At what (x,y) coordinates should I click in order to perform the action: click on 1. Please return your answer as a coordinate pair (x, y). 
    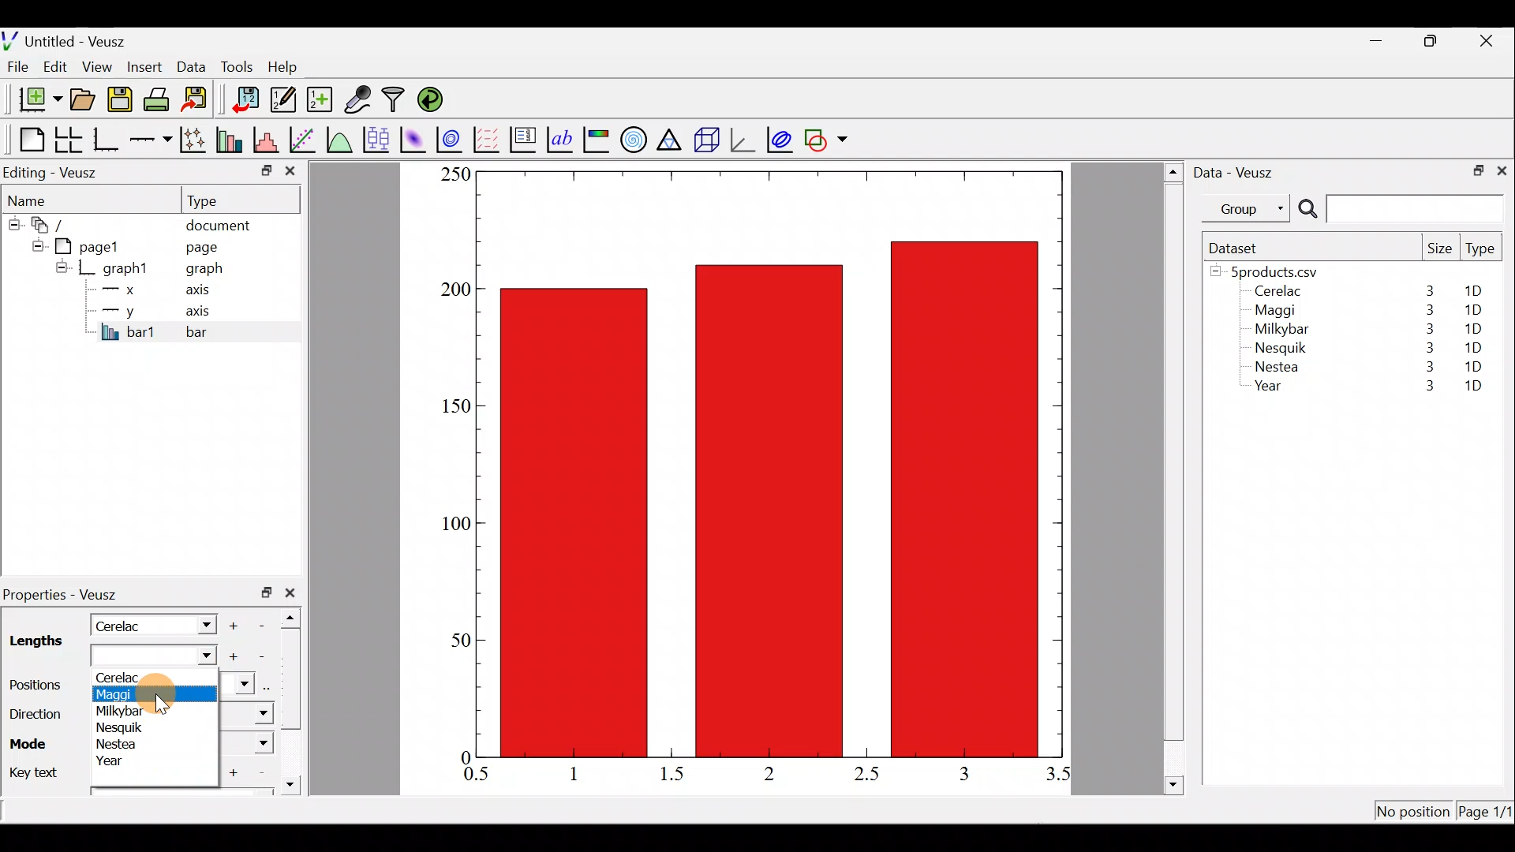
    Looking at the image, I should click on (585, 773).